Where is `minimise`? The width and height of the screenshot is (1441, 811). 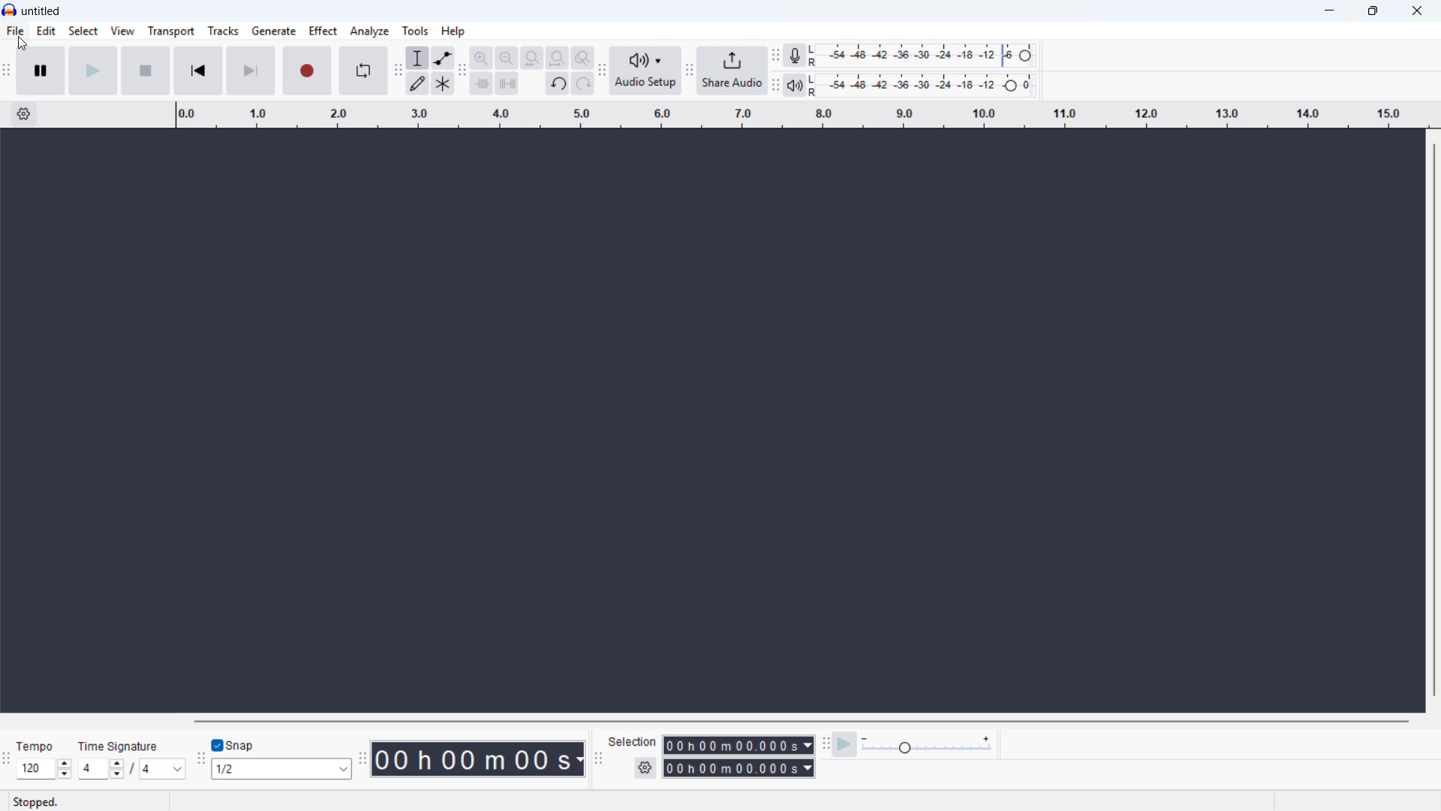 minimise is located at coordinates (1331, 11).